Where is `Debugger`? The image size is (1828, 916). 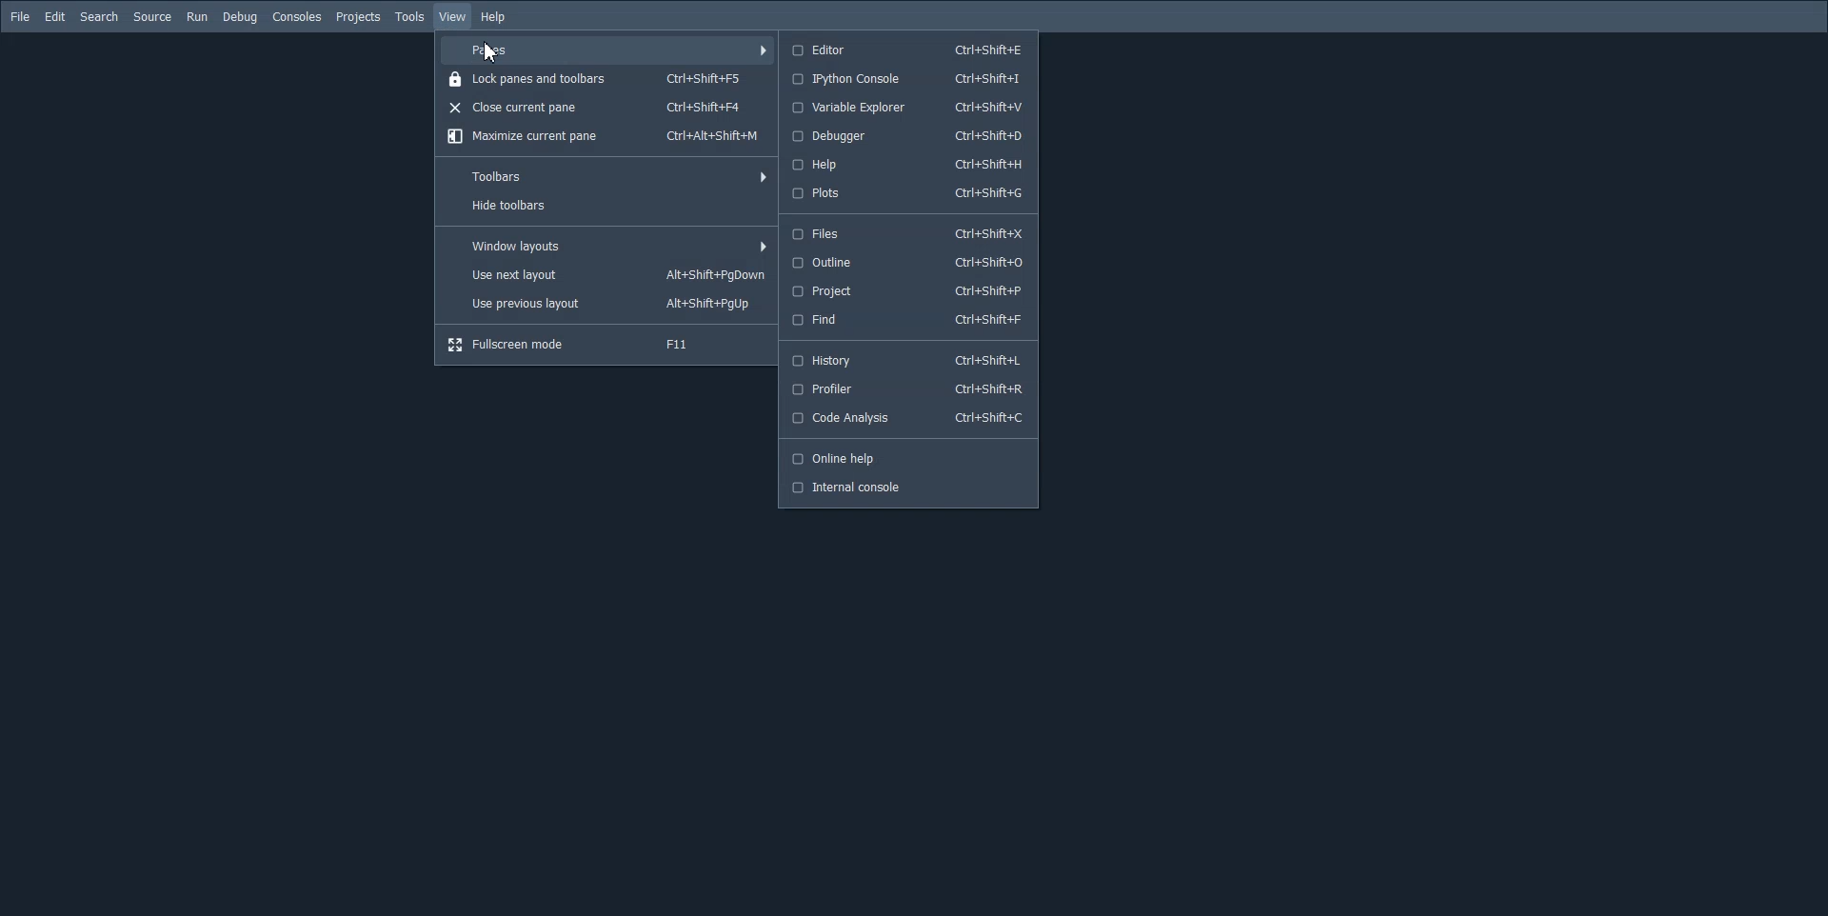
Debugger is located at coordinates (909, 136).